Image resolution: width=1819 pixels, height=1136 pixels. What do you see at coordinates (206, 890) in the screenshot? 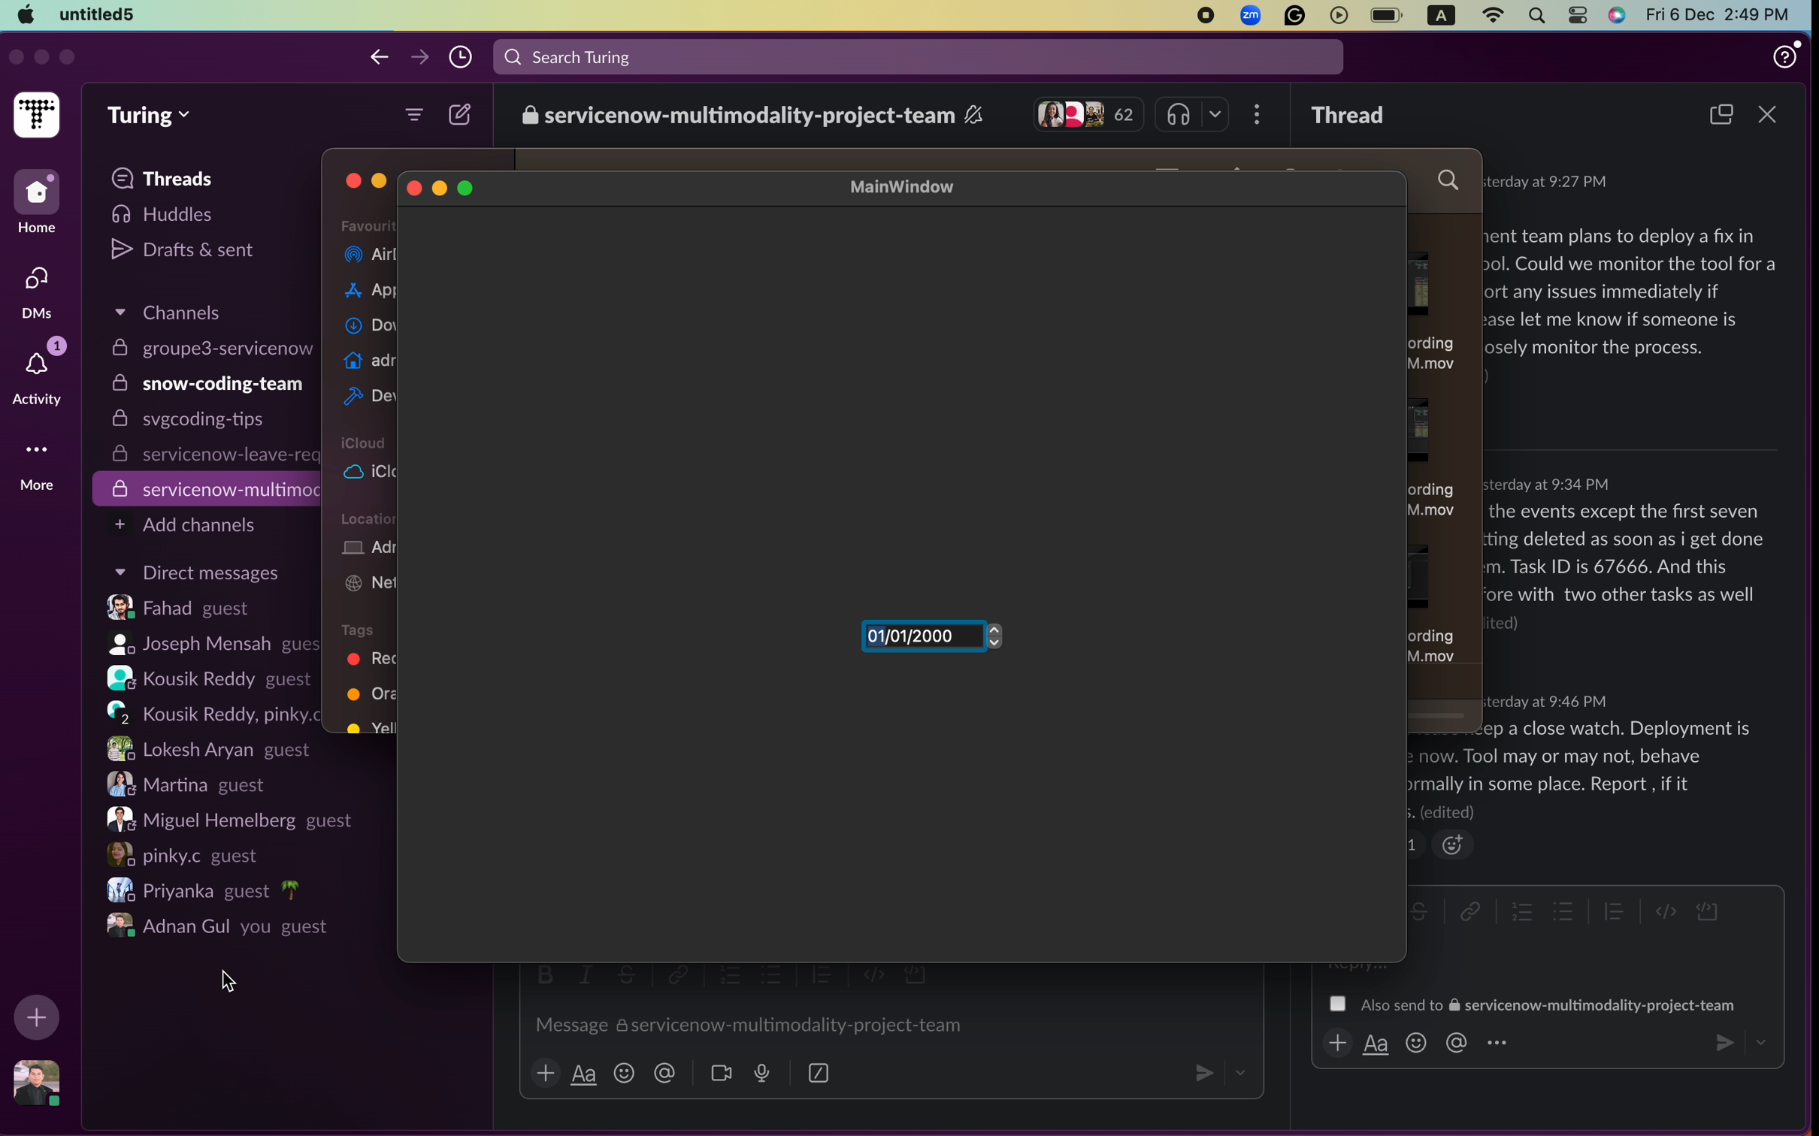
I see `Priyanka` at bounding box center [206, 890].